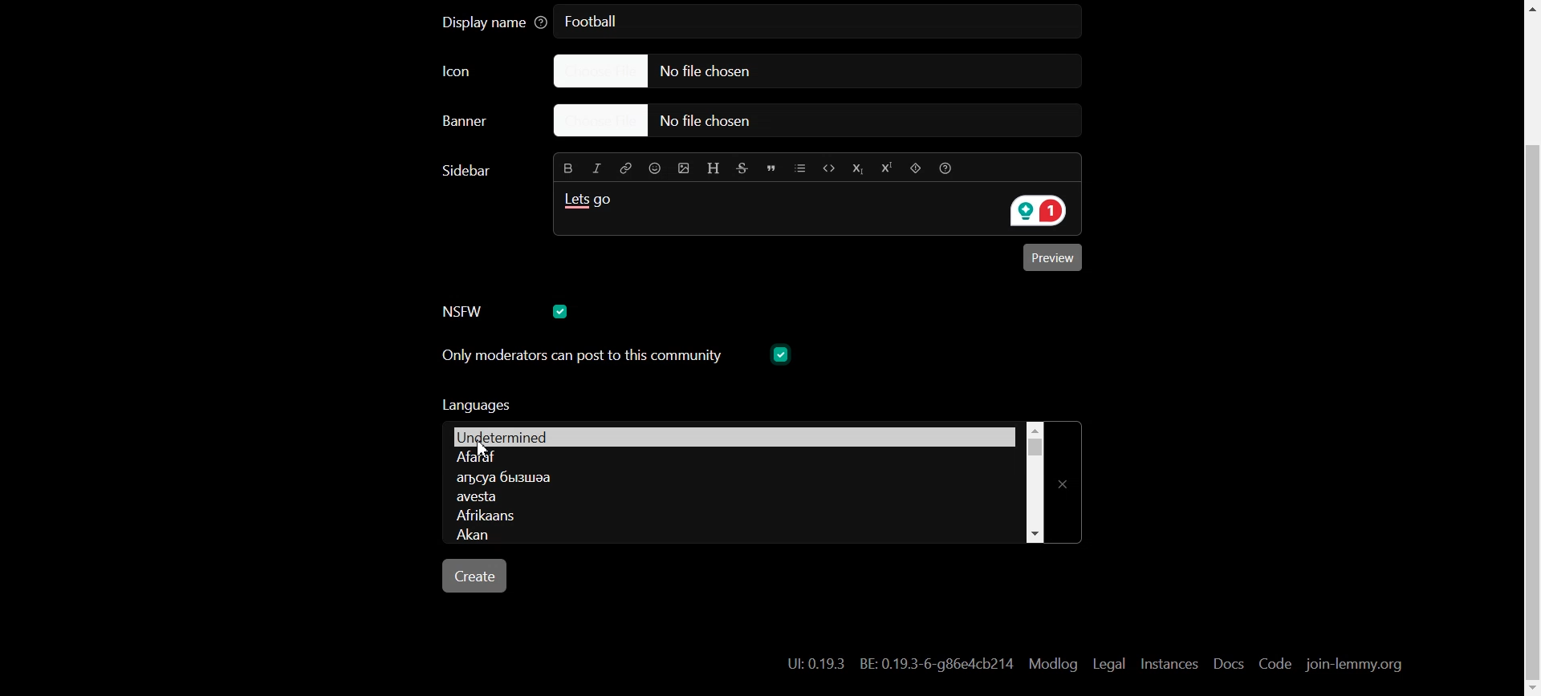 Image resolution: width=1541 pixels, height=696 pixels. What do you see at coordinates (744, 167) in the screenshot?
I see `Strikethrough` at bounding box center [744, 167].